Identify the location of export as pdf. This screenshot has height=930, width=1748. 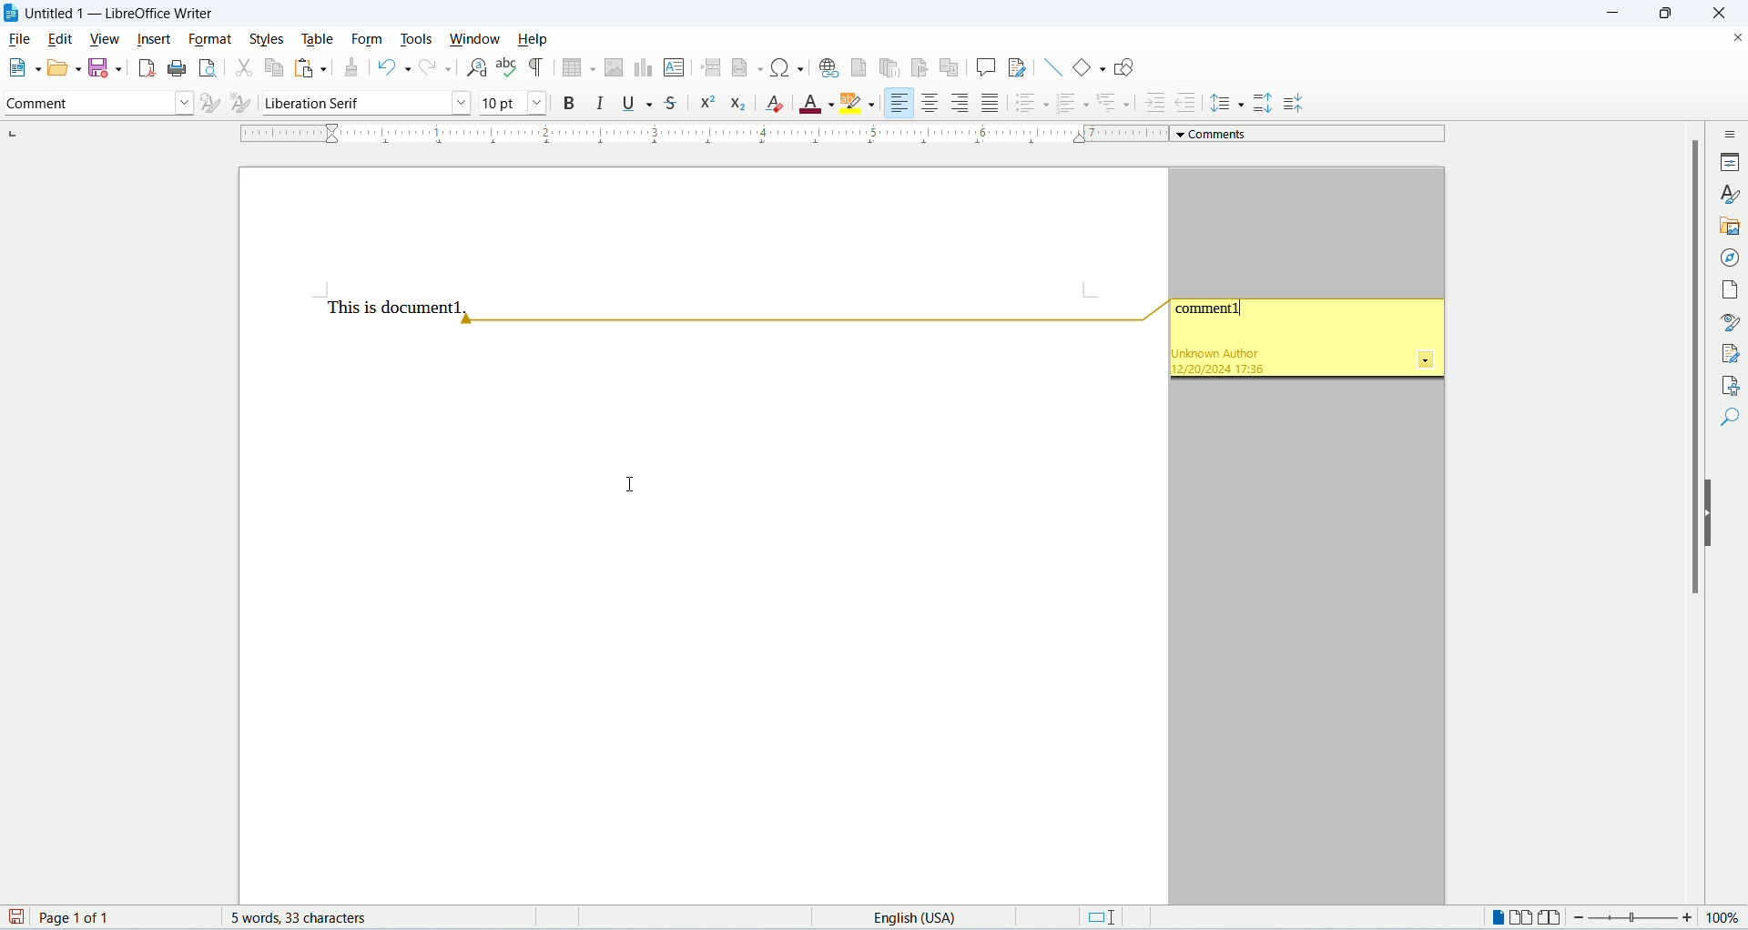
(145, 66).